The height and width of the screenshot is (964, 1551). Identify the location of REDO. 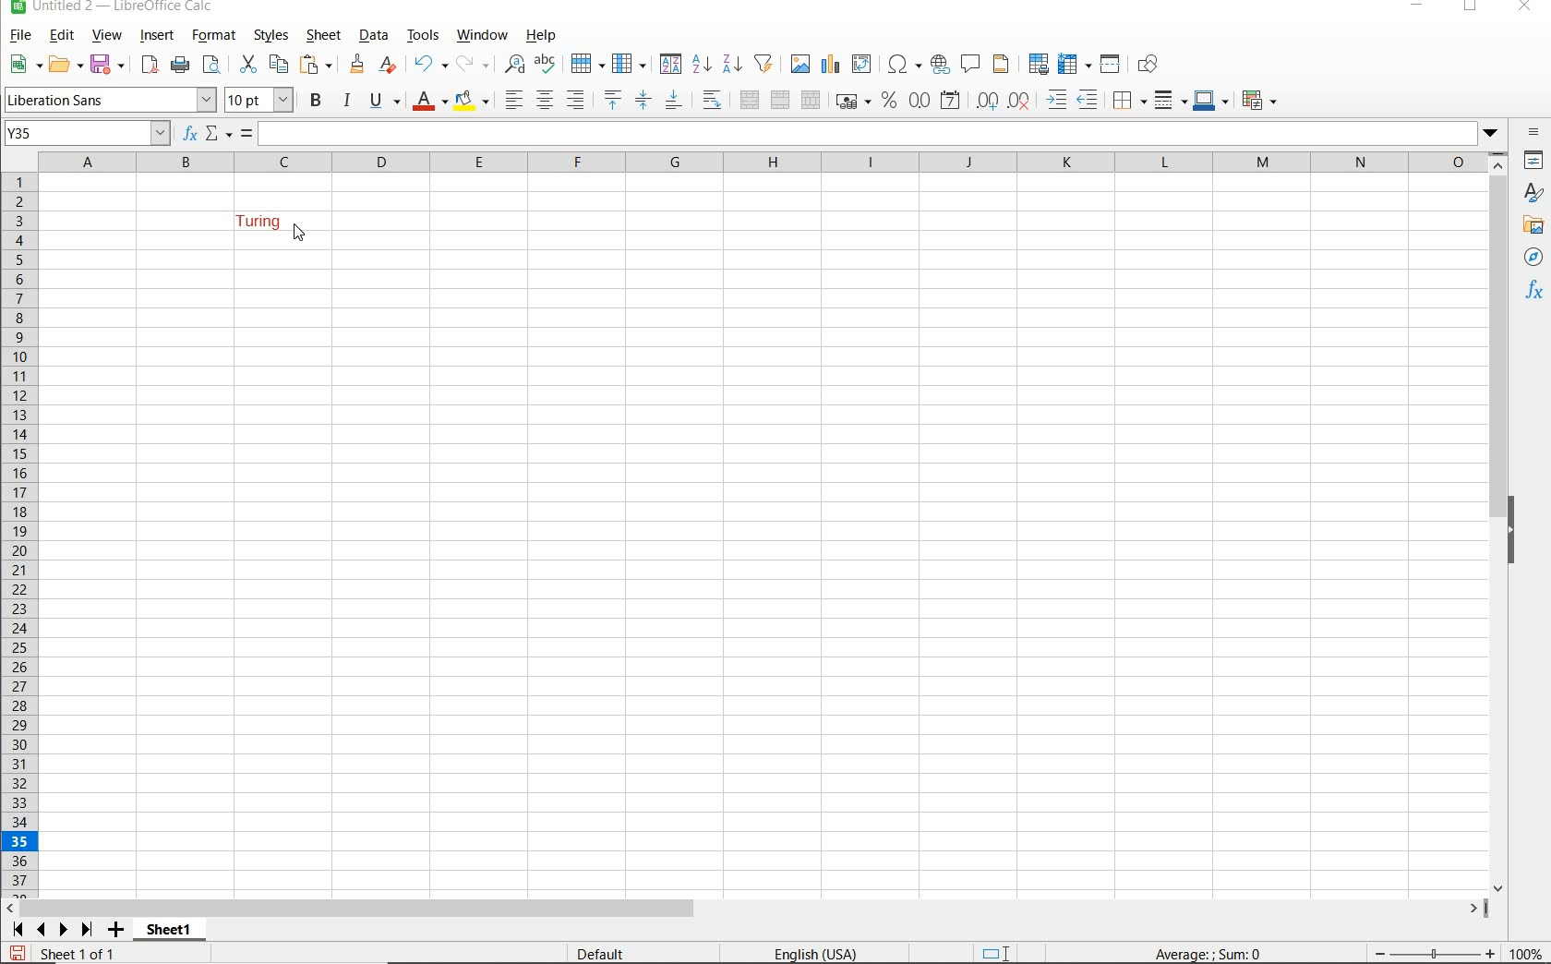
(470, 64).